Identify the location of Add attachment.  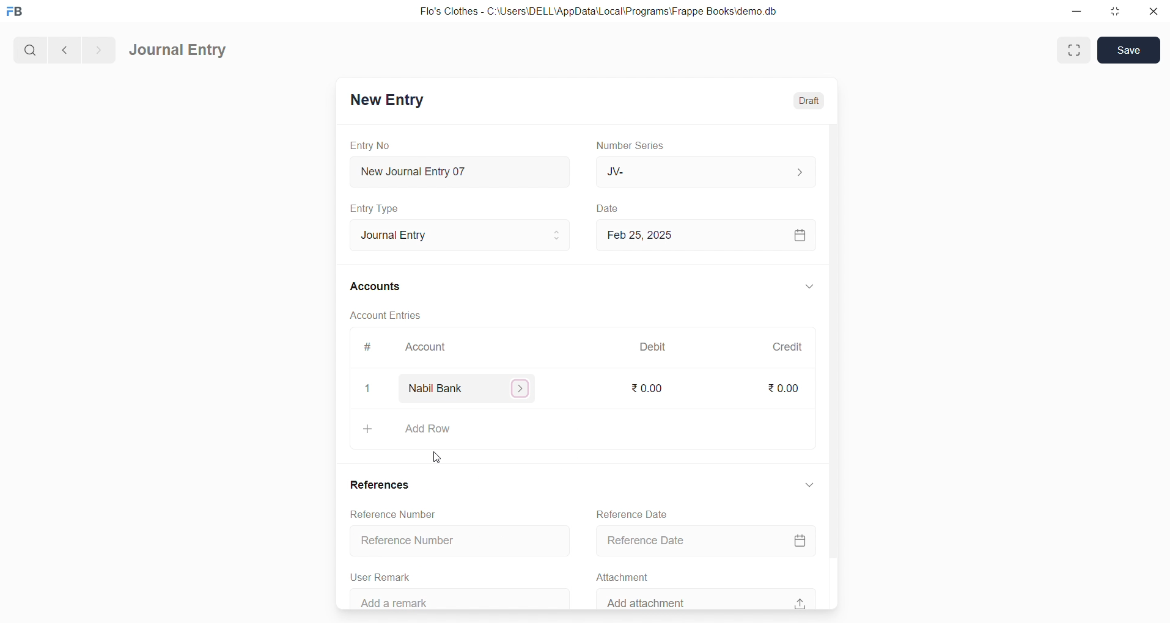
(706, 598).